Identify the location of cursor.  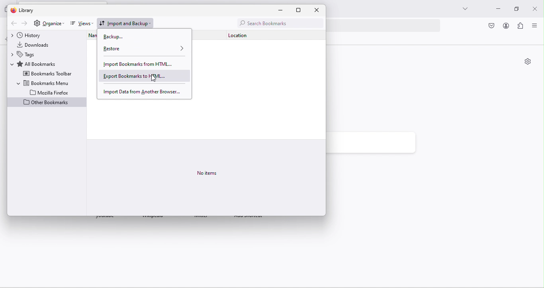
(155, 79).